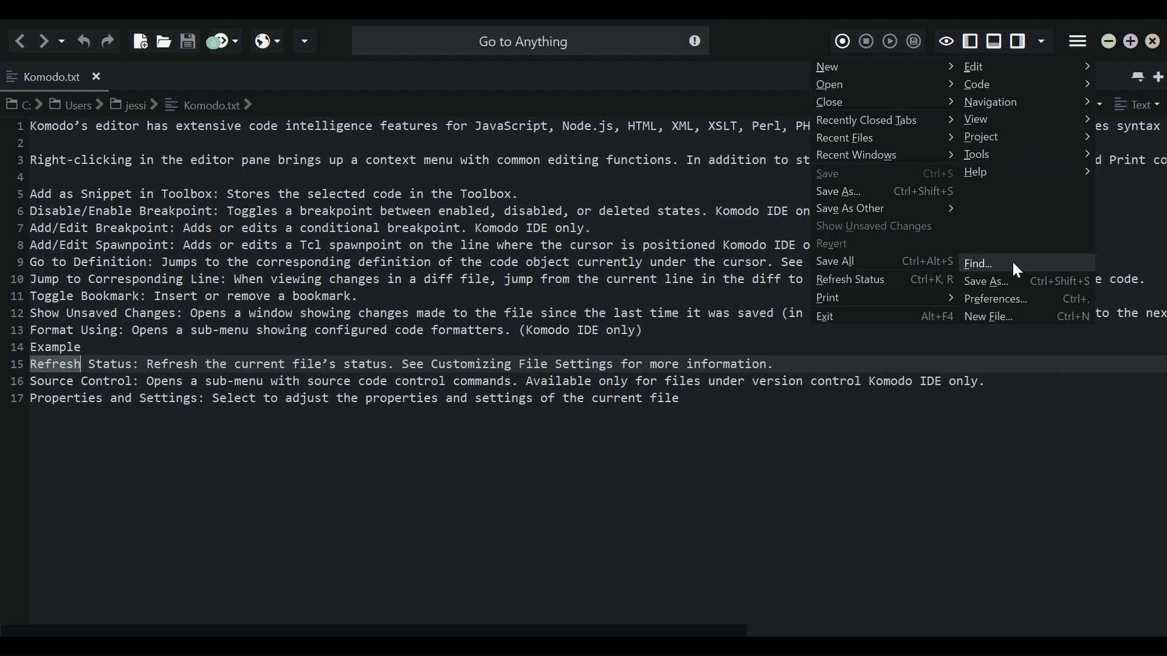  I want to click on Print, so click(886, 298).